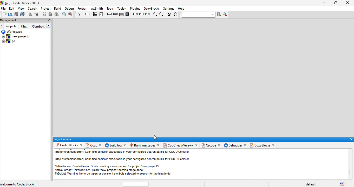 The height and width of the screenshot is (187, 354). Describe the element at coordinates (148, 15) in the screenshot. I see `return instruction` at that location.